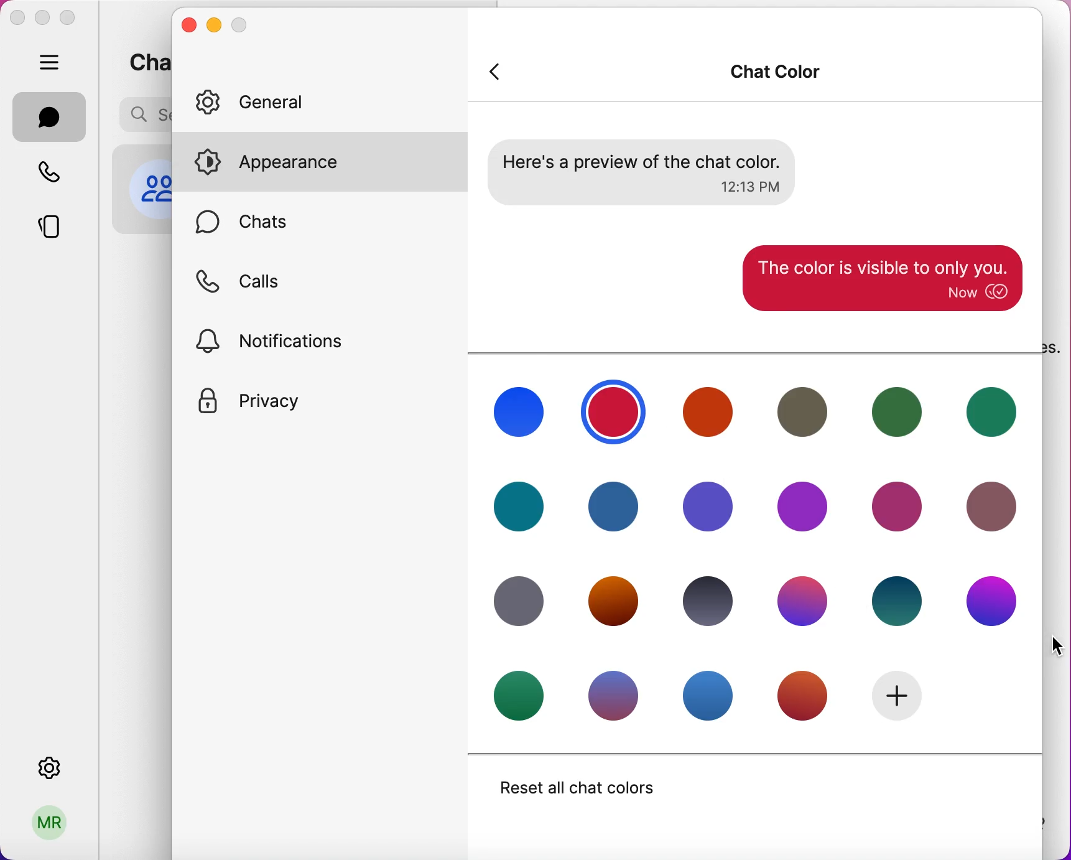 This screenshot has height=860, width=1071. What do you see at coordinates (17, 17) in the screenshot?
I see `close` at bounding box center [17, 17].